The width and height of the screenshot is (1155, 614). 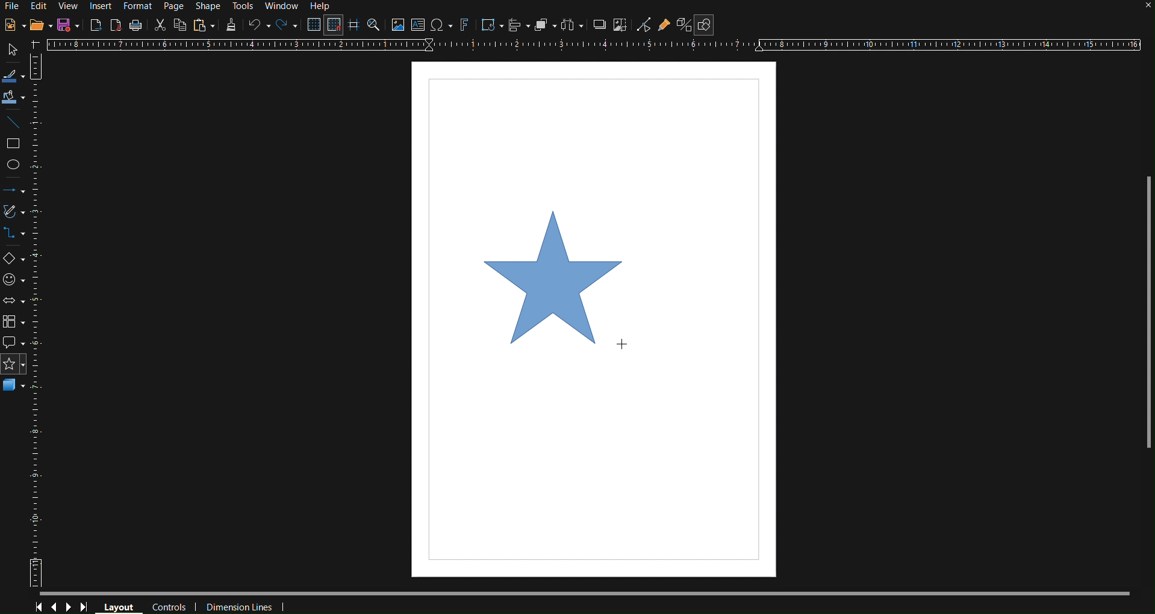 What do you see at coordinates (555, 283) in the screenshot?
I see `Star (dragged)` at bounding box center [555, 283].